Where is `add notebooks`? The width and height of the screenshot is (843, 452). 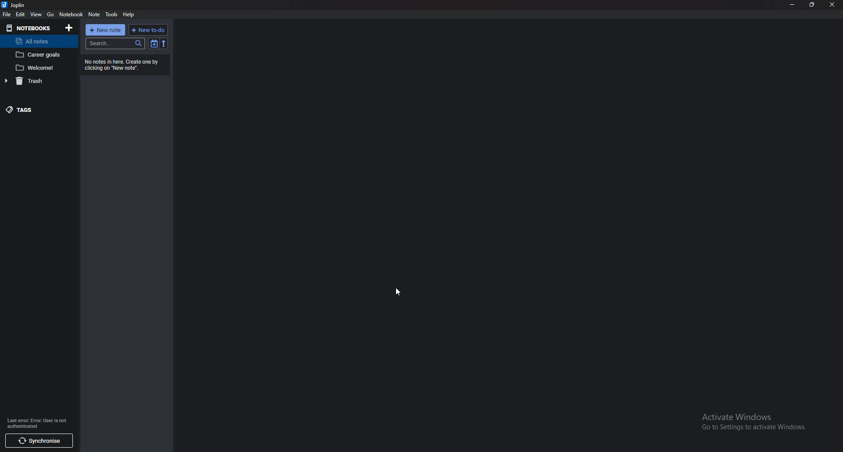 add notebooks is located at coordinates (69, 28).